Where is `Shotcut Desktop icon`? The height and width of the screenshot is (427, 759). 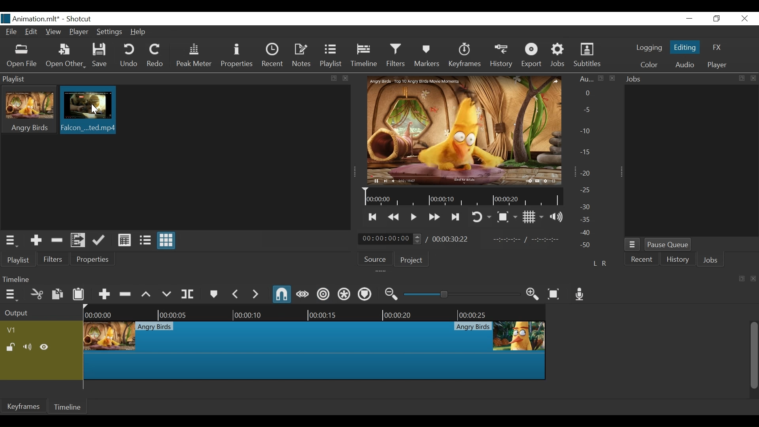 Shotcut Desktop icon is located at coordinates (6, 19).